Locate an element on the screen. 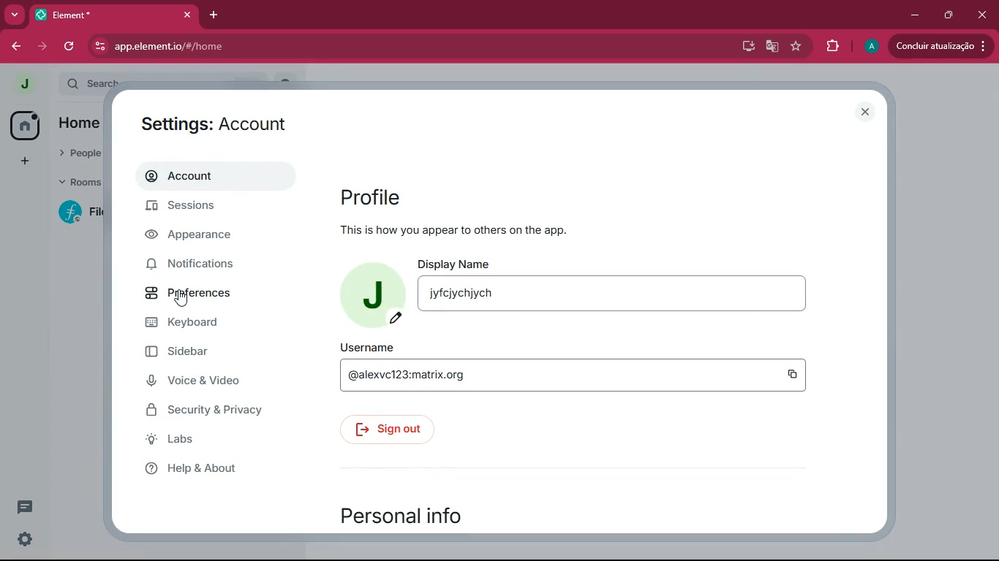  refresh is located at coordinates (72, 47).